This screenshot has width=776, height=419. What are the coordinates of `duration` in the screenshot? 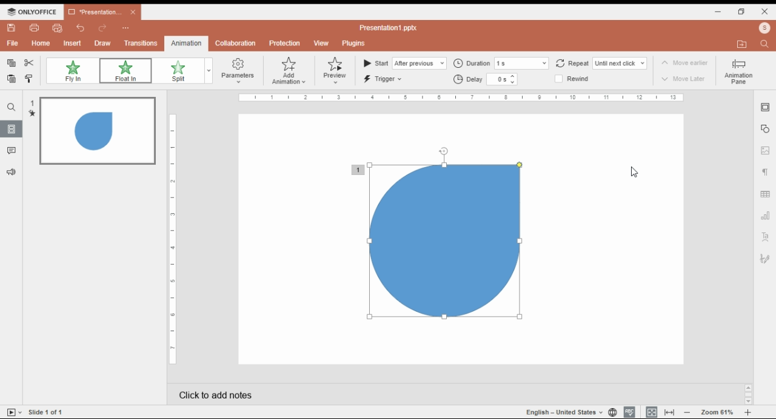 It's located at (501, 62).